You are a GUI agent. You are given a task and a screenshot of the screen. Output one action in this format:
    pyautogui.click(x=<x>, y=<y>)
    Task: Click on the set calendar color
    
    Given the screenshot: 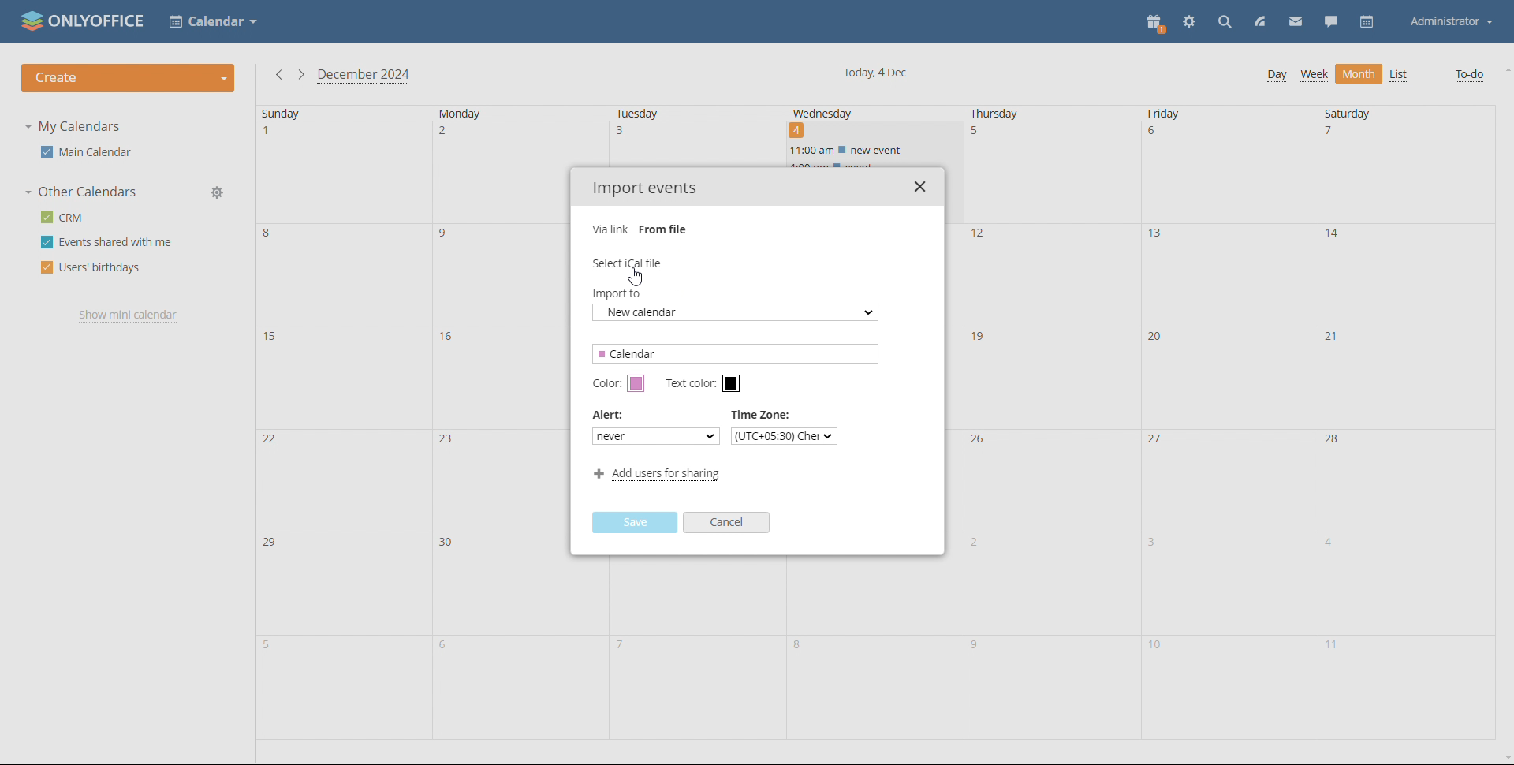 What is the action you would take?
    pyautogui.click(x=638, y=383)
    